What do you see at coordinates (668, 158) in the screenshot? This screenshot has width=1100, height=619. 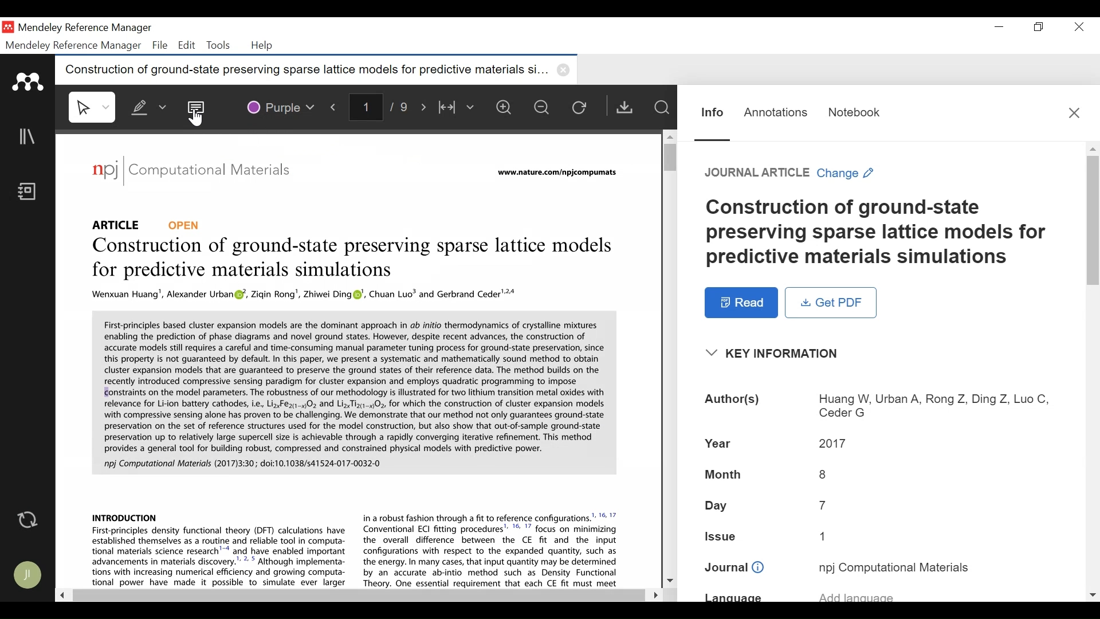 I see `Vertical Scroll bar` at bounding box center [668, 158].